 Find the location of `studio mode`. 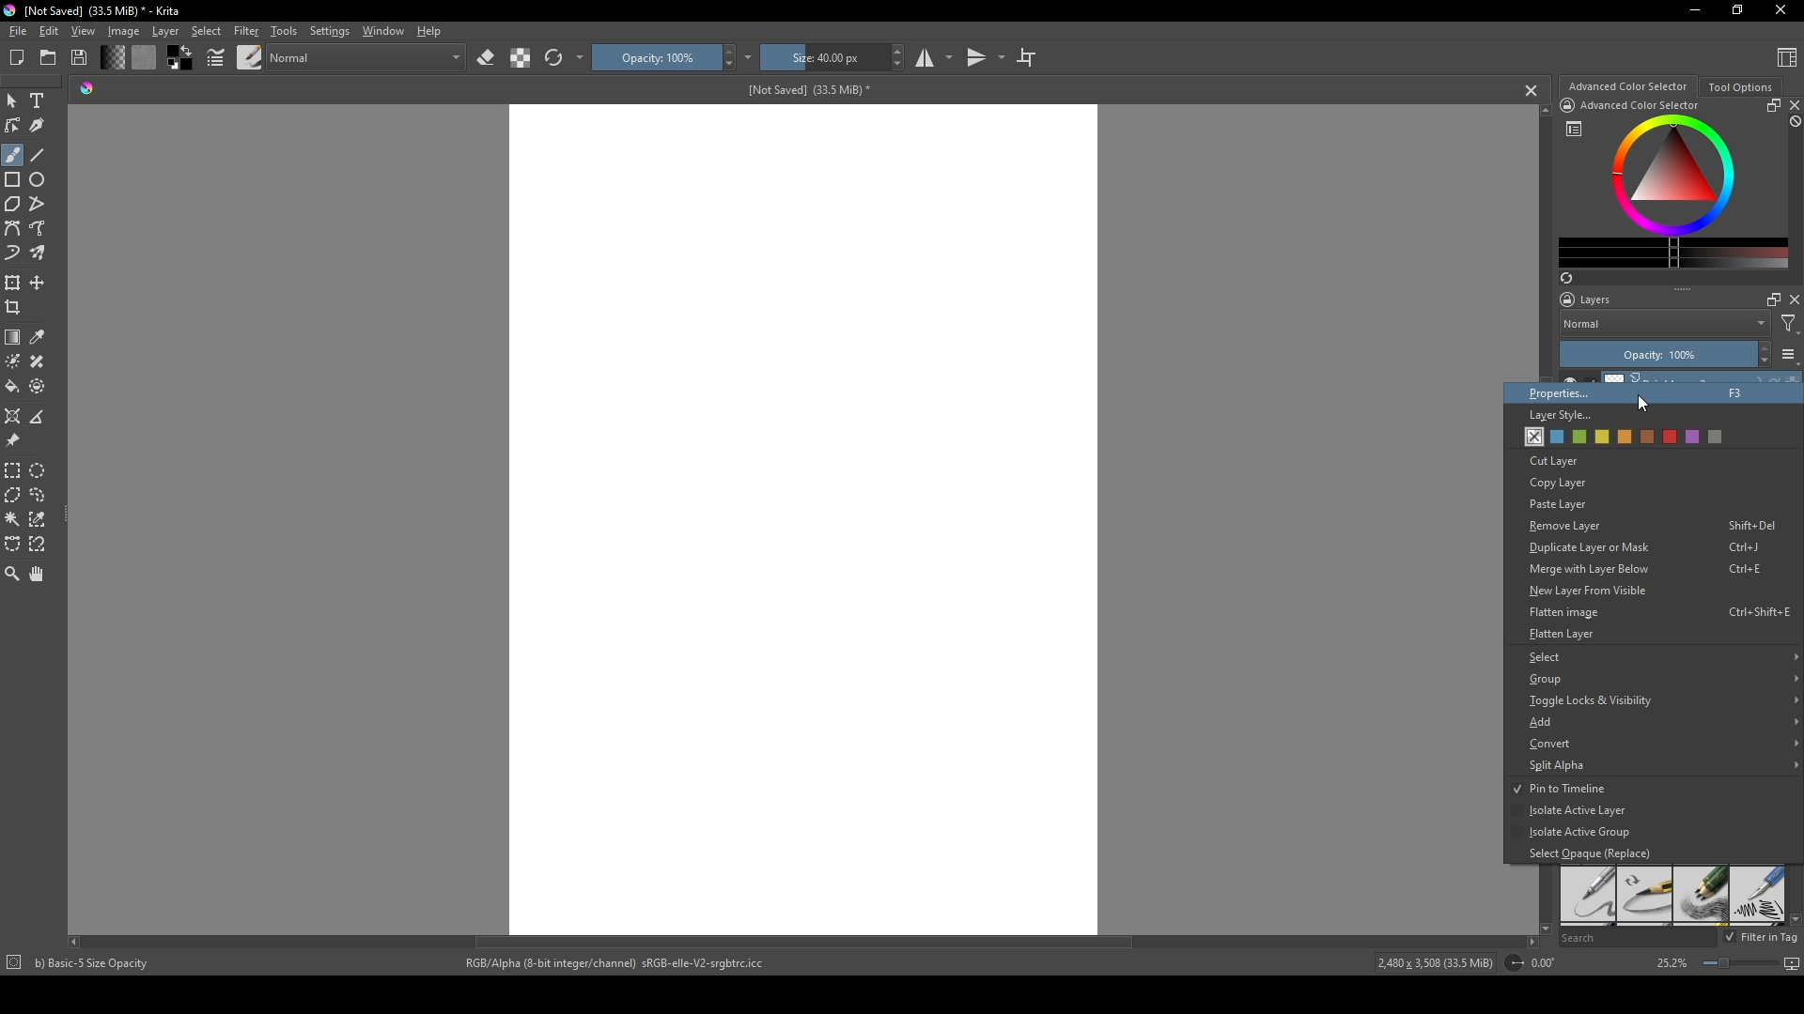

studio mode is located at coordinates (934, 57).